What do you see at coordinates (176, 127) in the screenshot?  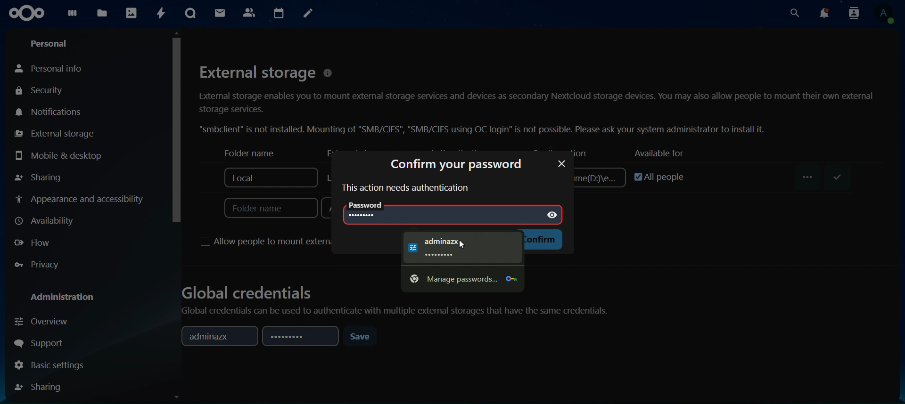 I see `cursor` at bounding box center [176, 127].